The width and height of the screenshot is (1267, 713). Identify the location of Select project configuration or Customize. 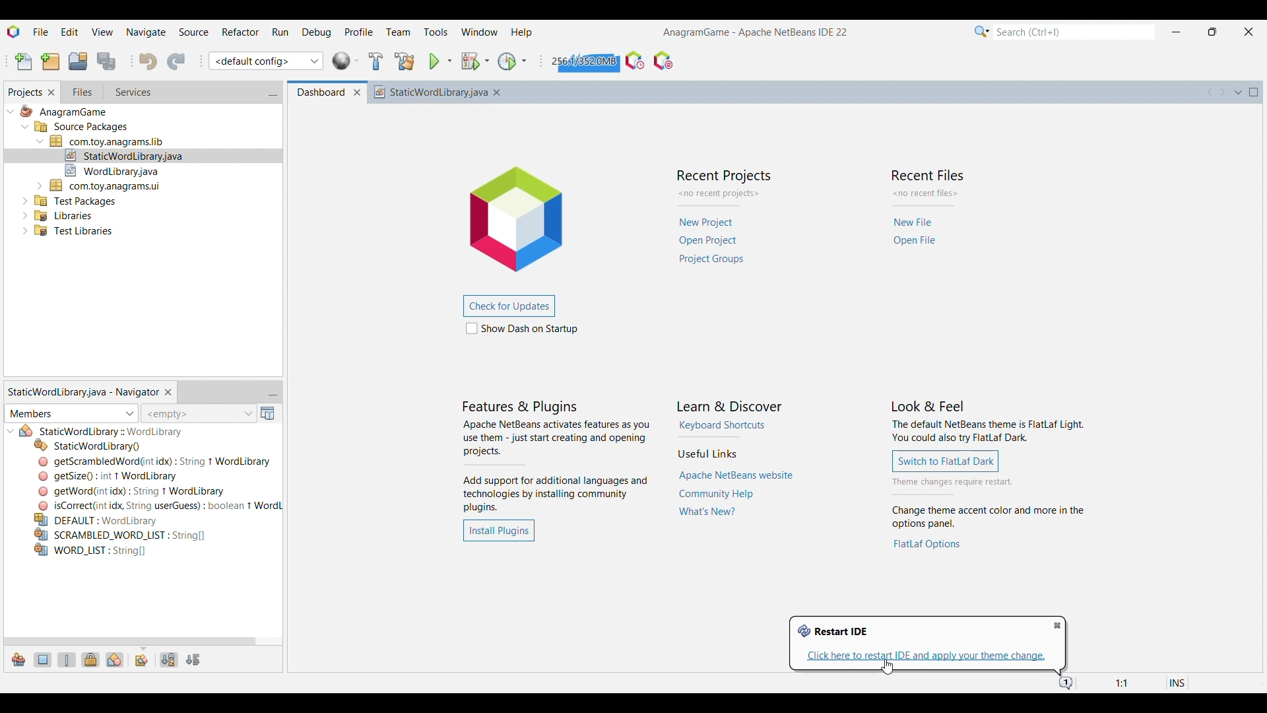
(266, 61).